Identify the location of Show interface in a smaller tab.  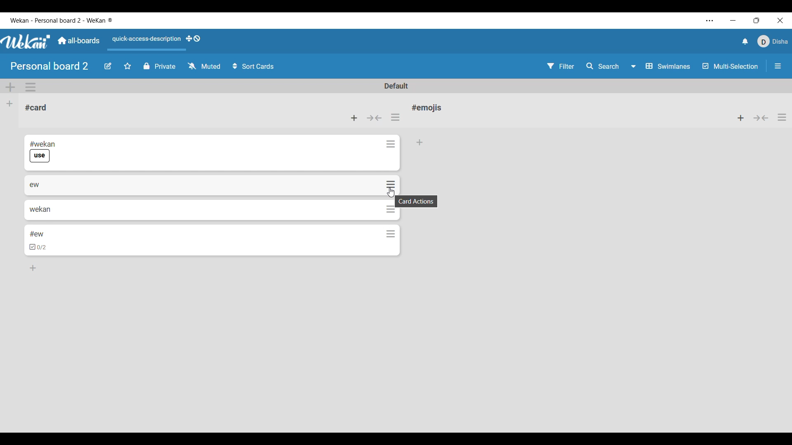
(757, 20).